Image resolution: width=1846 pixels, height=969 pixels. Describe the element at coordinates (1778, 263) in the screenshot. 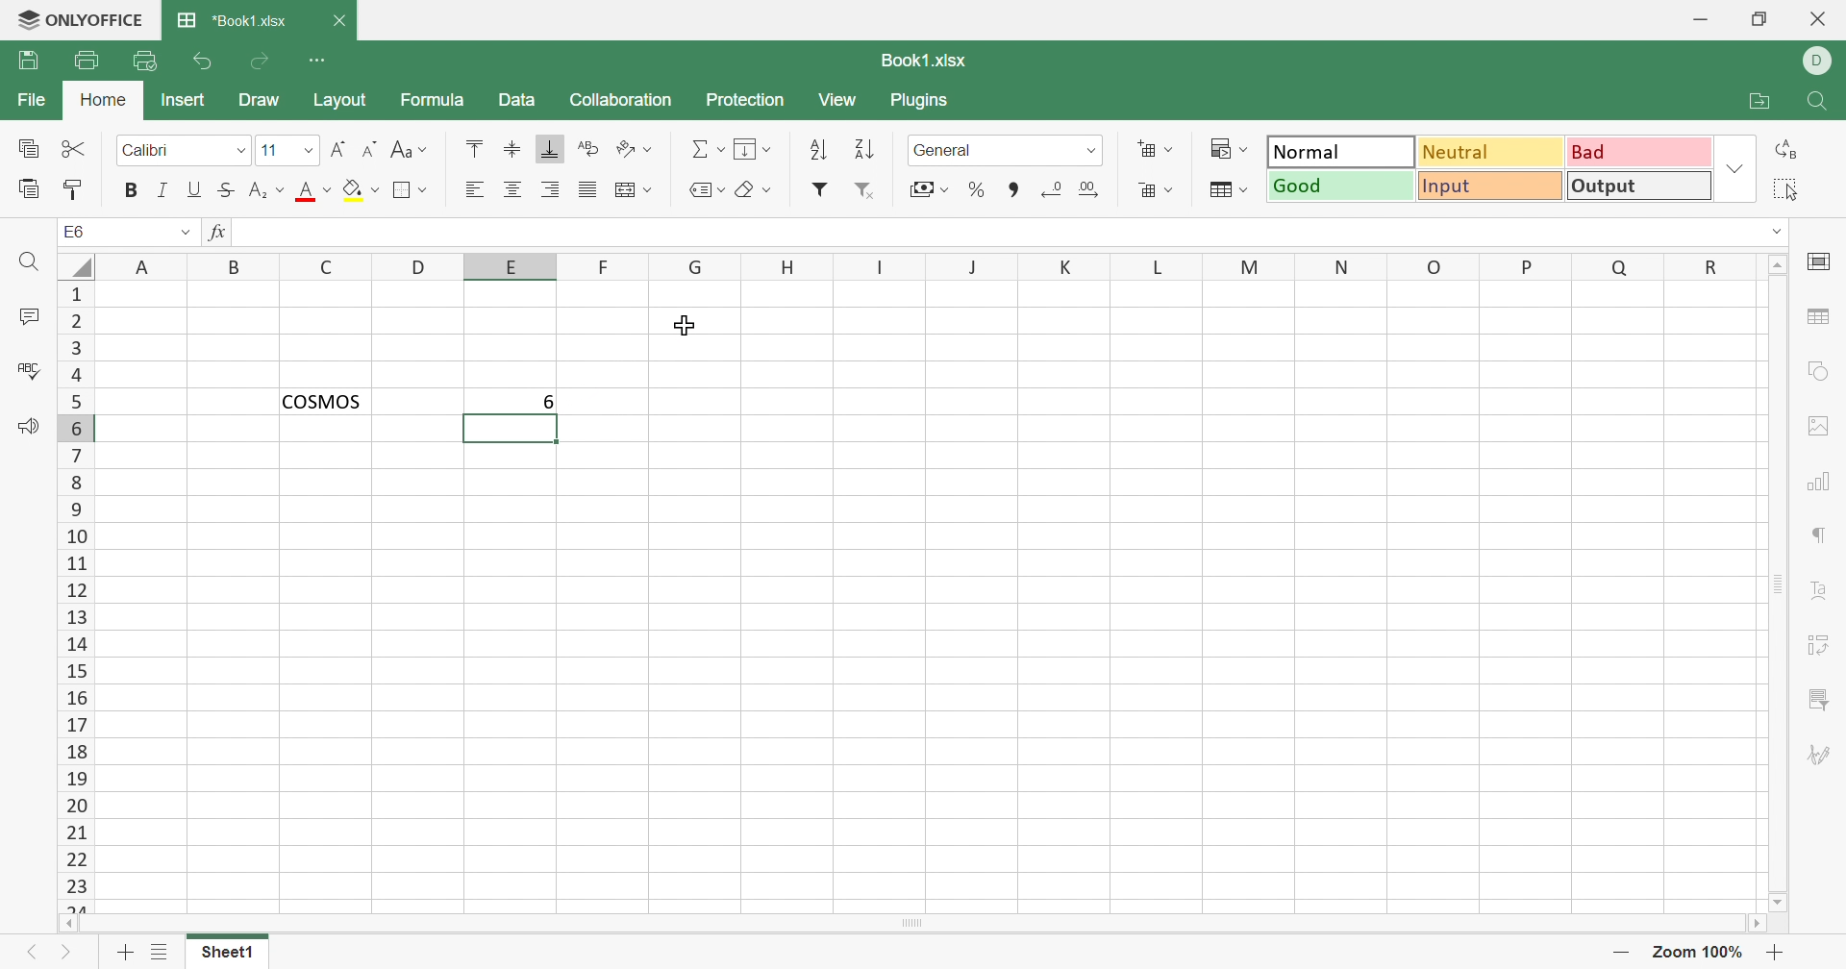

I see `Scroll up` at that location.